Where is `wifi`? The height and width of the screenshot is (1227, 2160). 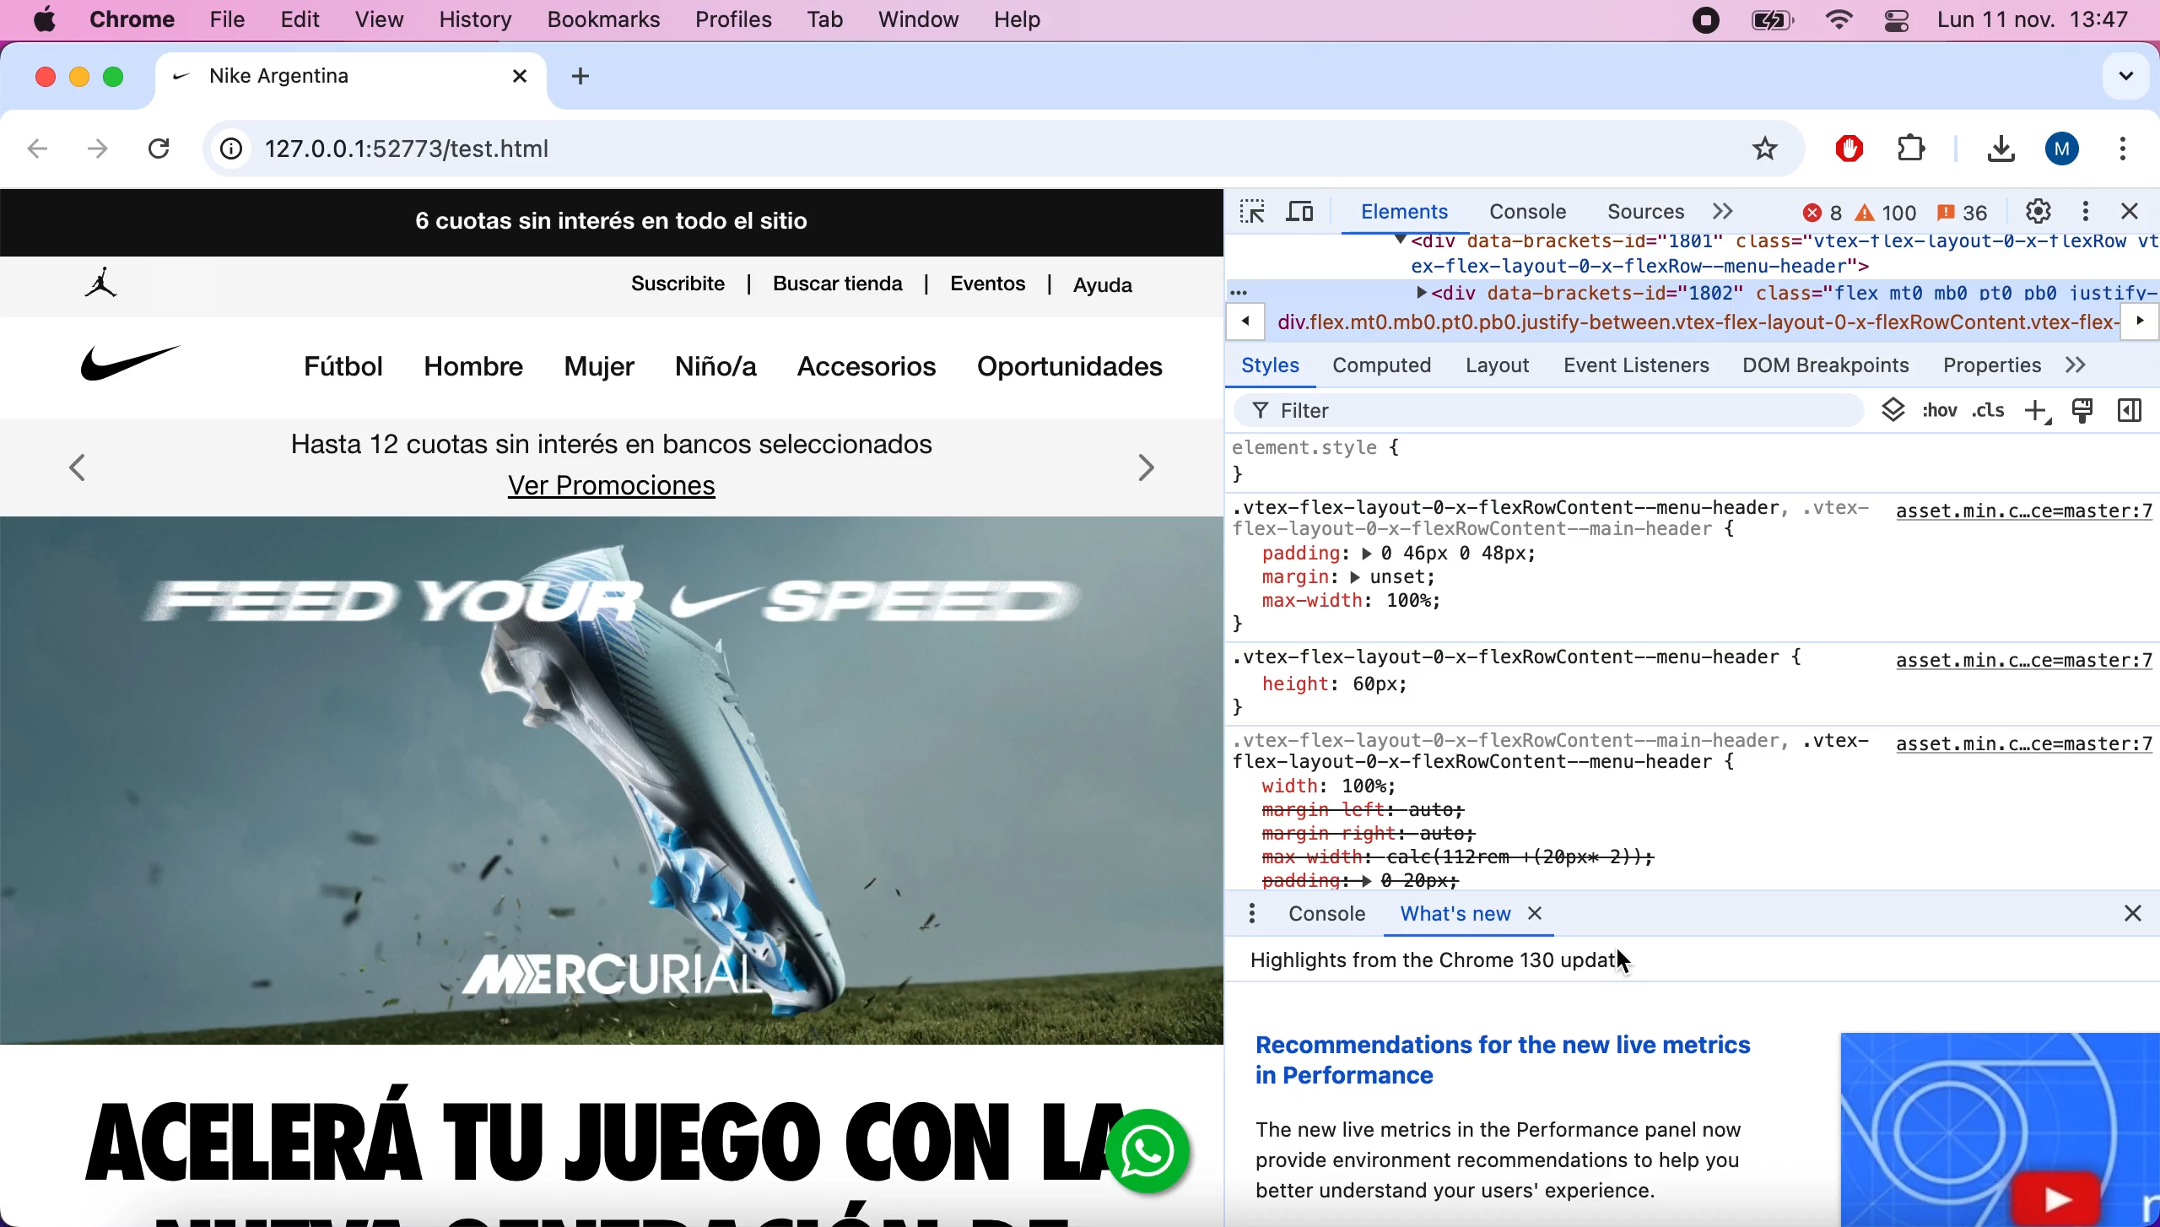
wifi is located at coordinates (1838, 24).